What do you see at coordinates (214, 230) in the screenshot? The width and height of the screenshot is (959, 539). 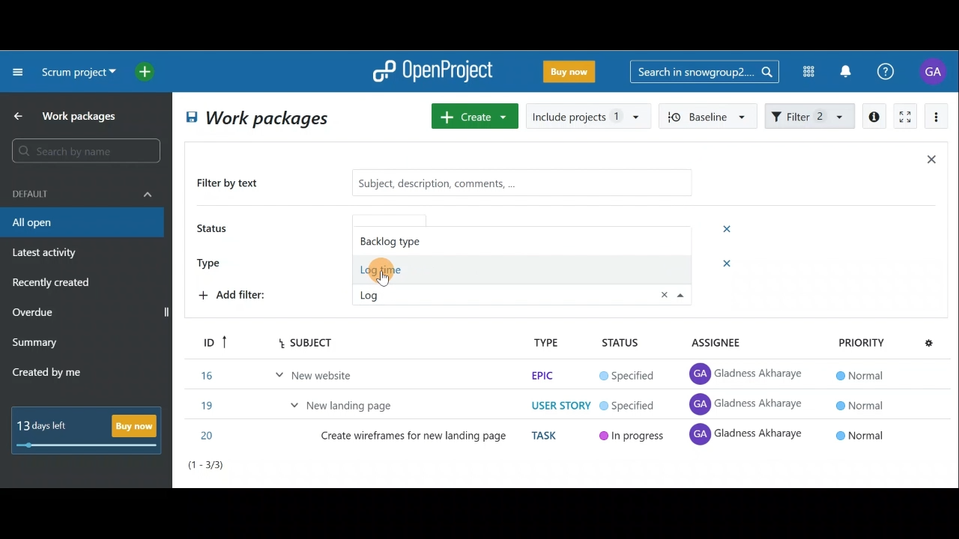 I see `Status` at bounding box center [214, 230].